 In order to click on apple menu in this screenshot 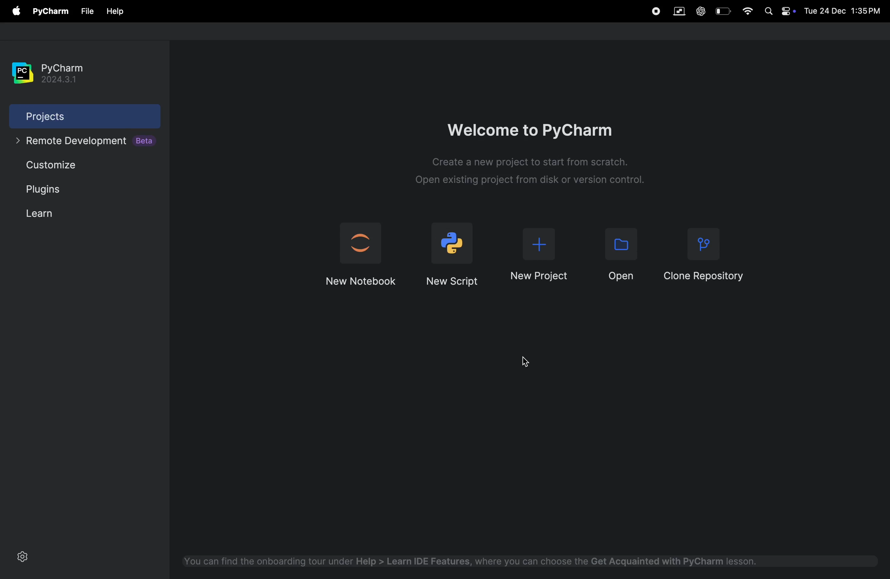, I will do `click(12, 10)`.